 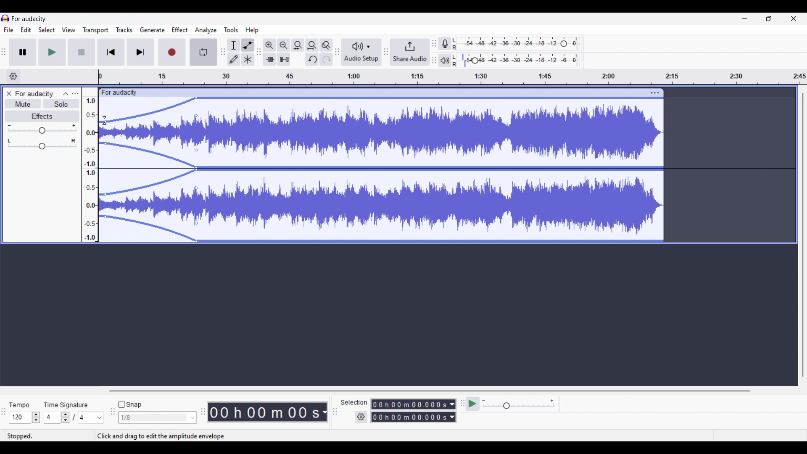 I want to click on for audacity, so click(x=29, y=19).